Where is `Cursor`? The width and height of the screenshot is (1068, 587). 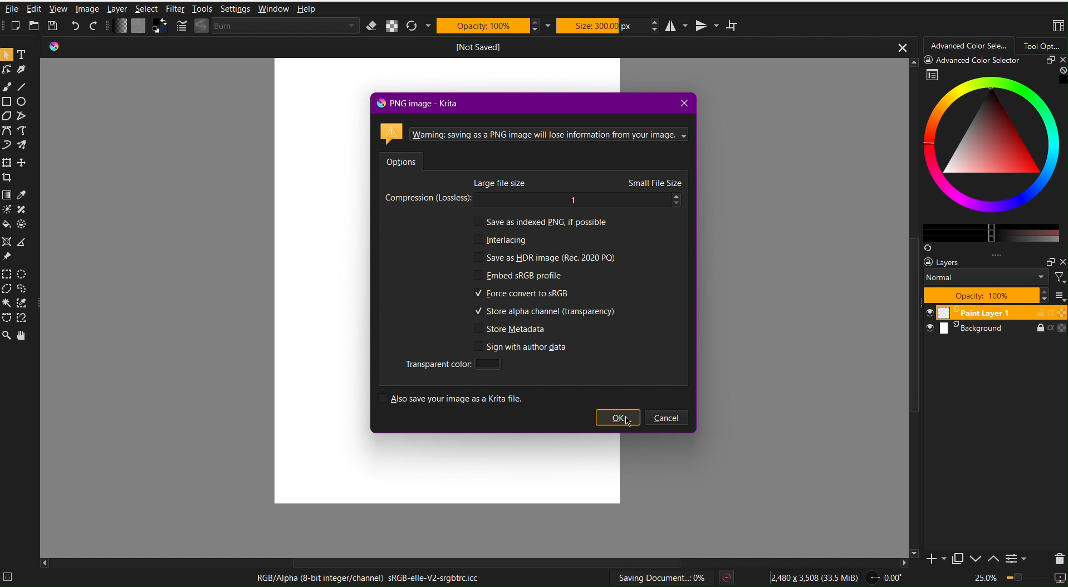 Cursor is located at coordinates (627, 421).